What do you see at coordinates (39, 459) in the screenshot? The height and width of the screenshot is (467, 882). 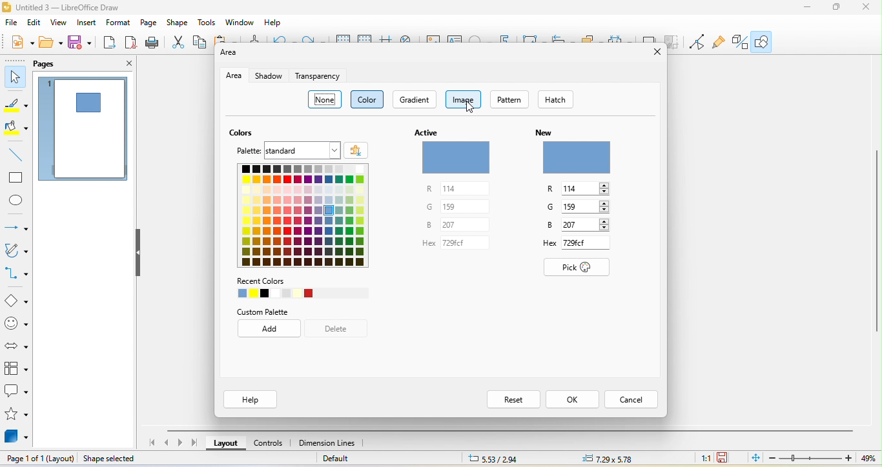 I see `page 1 of 1 (layout)` at bounding box center [39, 459].